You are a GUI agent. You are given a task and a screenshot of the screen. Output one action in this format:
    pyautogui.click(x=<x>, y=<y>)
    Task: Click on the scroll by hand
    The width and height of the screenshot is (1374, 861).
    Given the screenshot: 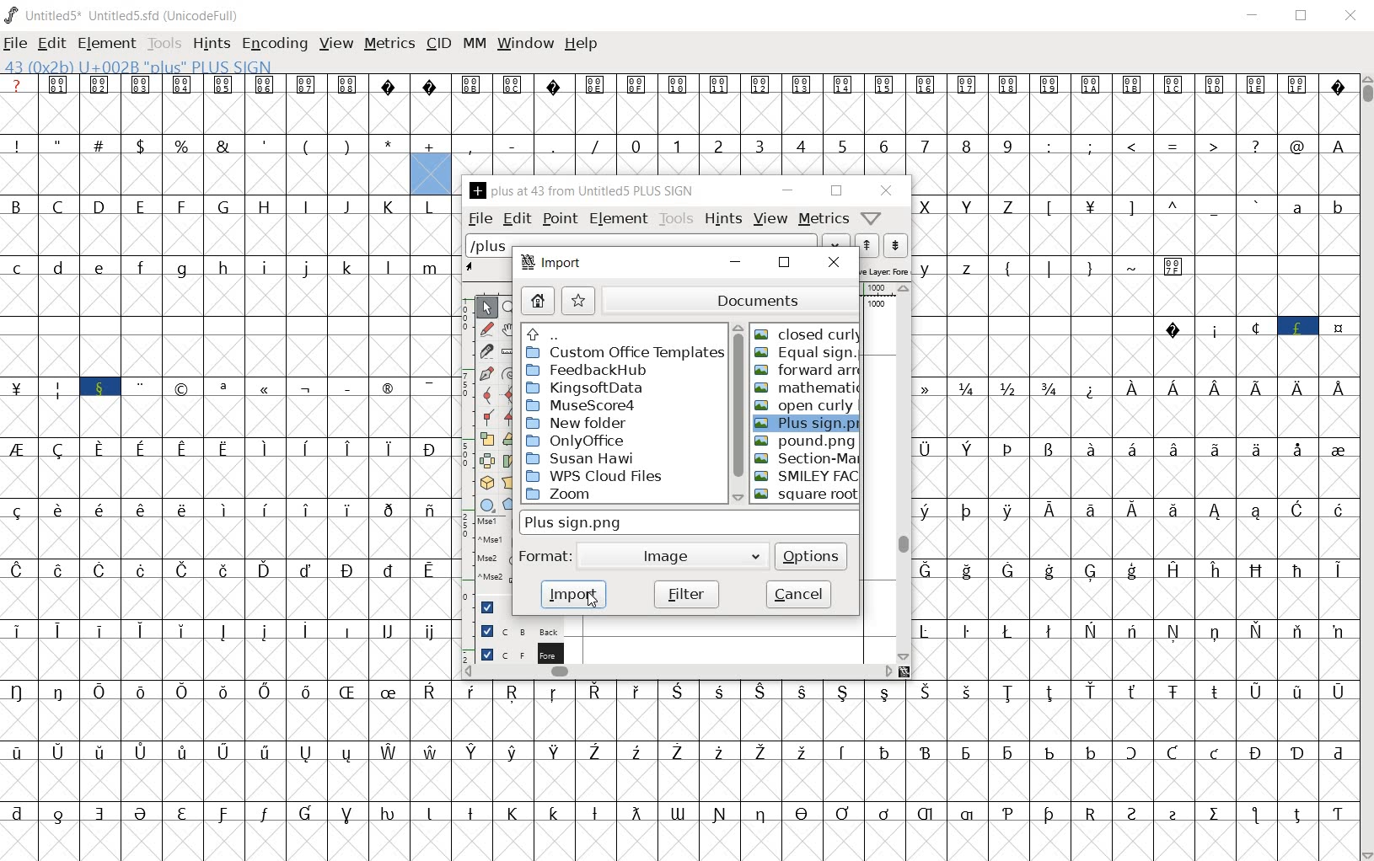 What is the action you would take?
    pyautogui.click(x=508, y=331)
    